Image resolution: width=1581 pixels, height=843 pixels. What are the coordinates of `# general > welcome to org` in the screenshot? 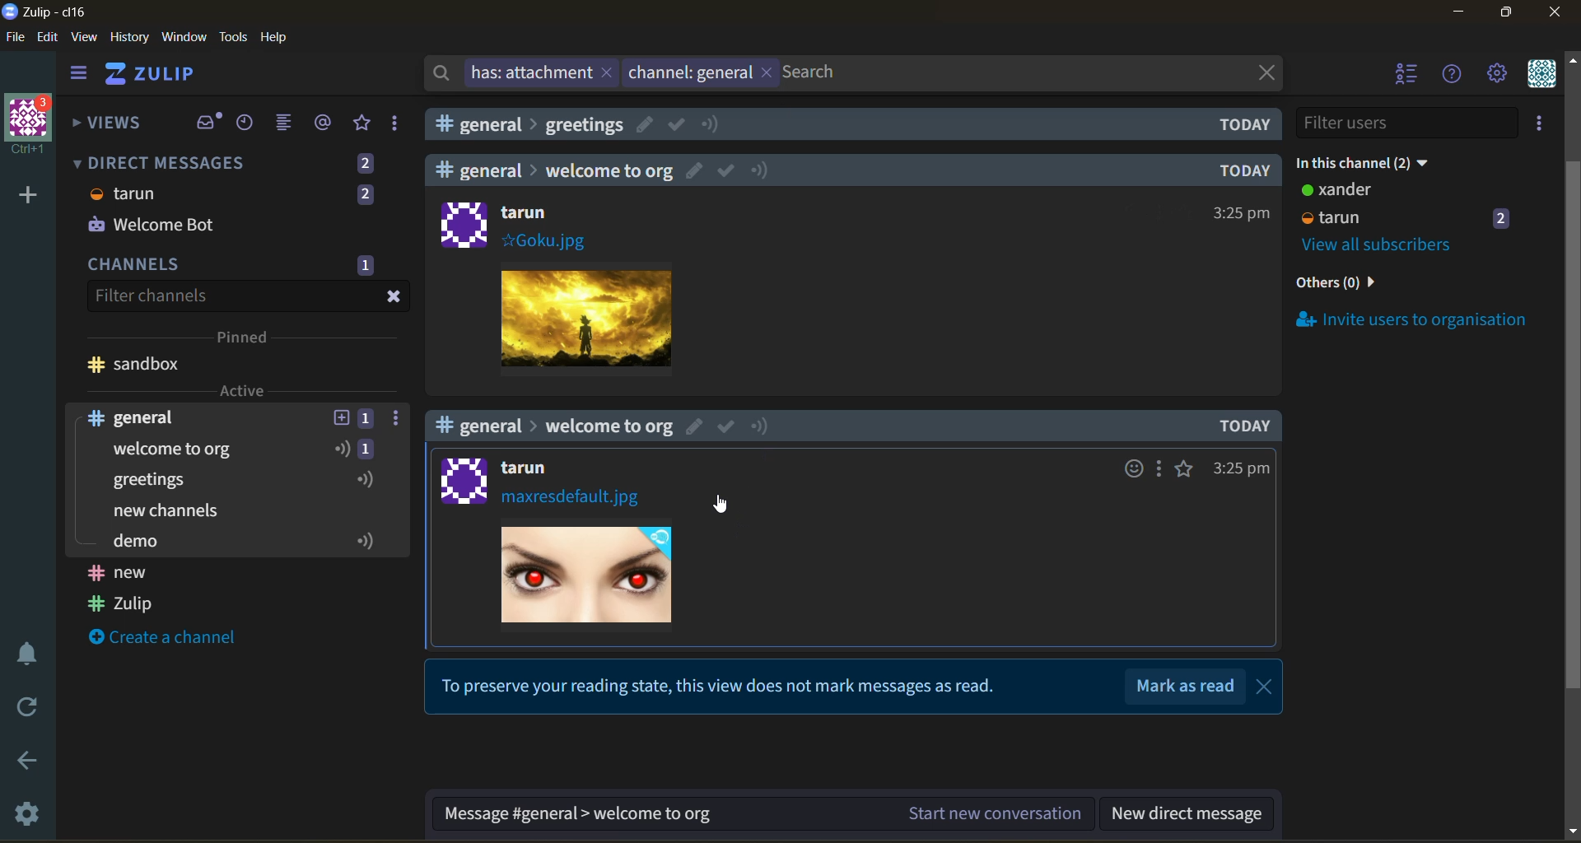 It's located at (553, 424).